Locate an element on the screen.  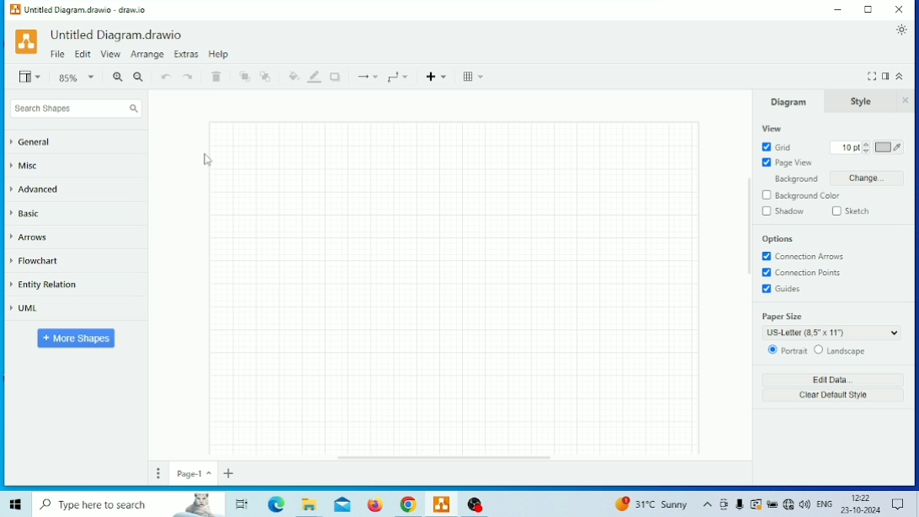
OBS Studio is located at coordinates (476, 504).